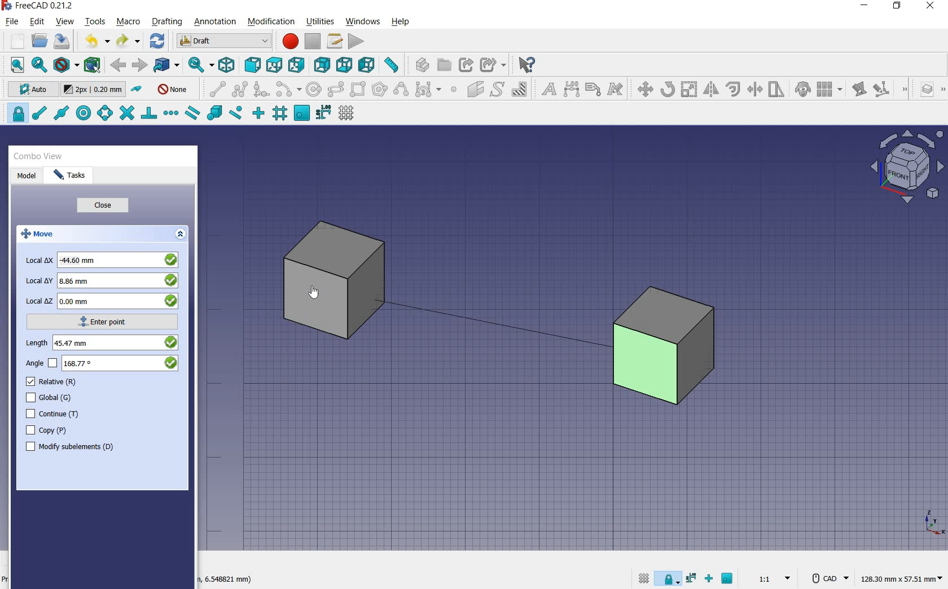 This screenshot has width=948, height=589. What do you see at coordinates (214, 89) in the screenshot?
I see `line` at bounding box center [214, 89].